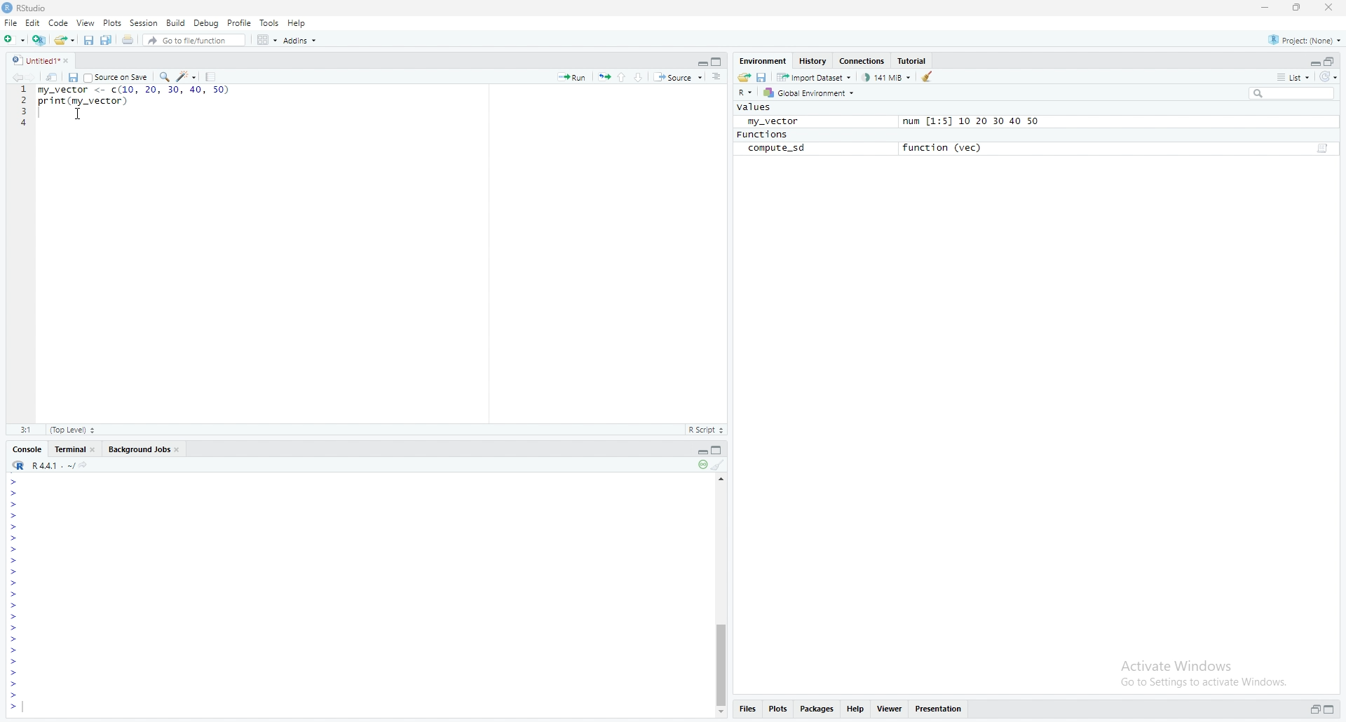 Image resolution: width=1346 pixels, height=722 pixels. What do you see at coordinates (13, 662) in the screenshot?
I see `Prompt cursor` at bounding box center [13, 662].